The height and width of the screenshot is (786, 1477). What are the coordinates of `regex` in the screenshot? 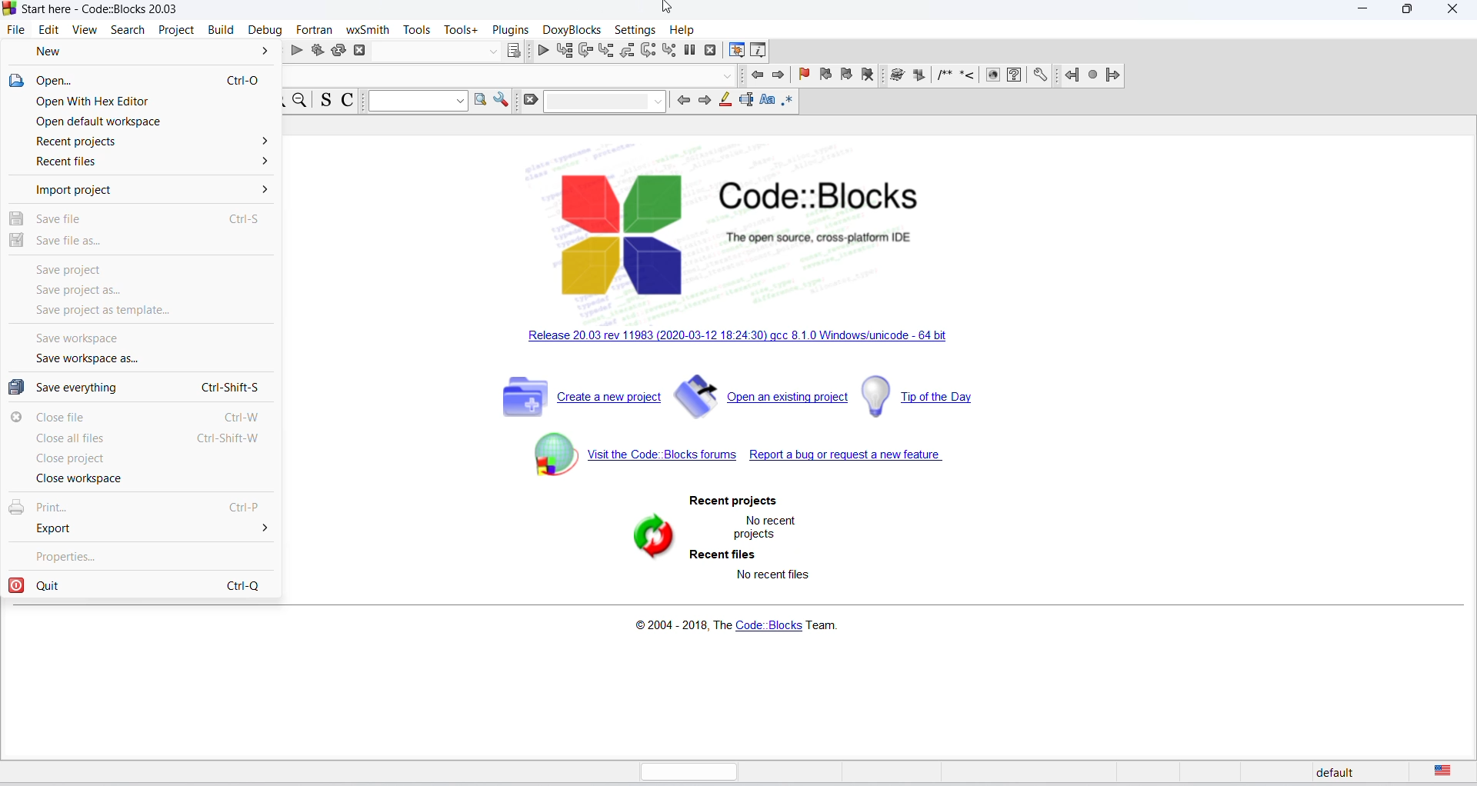 It's located at (788, 103).